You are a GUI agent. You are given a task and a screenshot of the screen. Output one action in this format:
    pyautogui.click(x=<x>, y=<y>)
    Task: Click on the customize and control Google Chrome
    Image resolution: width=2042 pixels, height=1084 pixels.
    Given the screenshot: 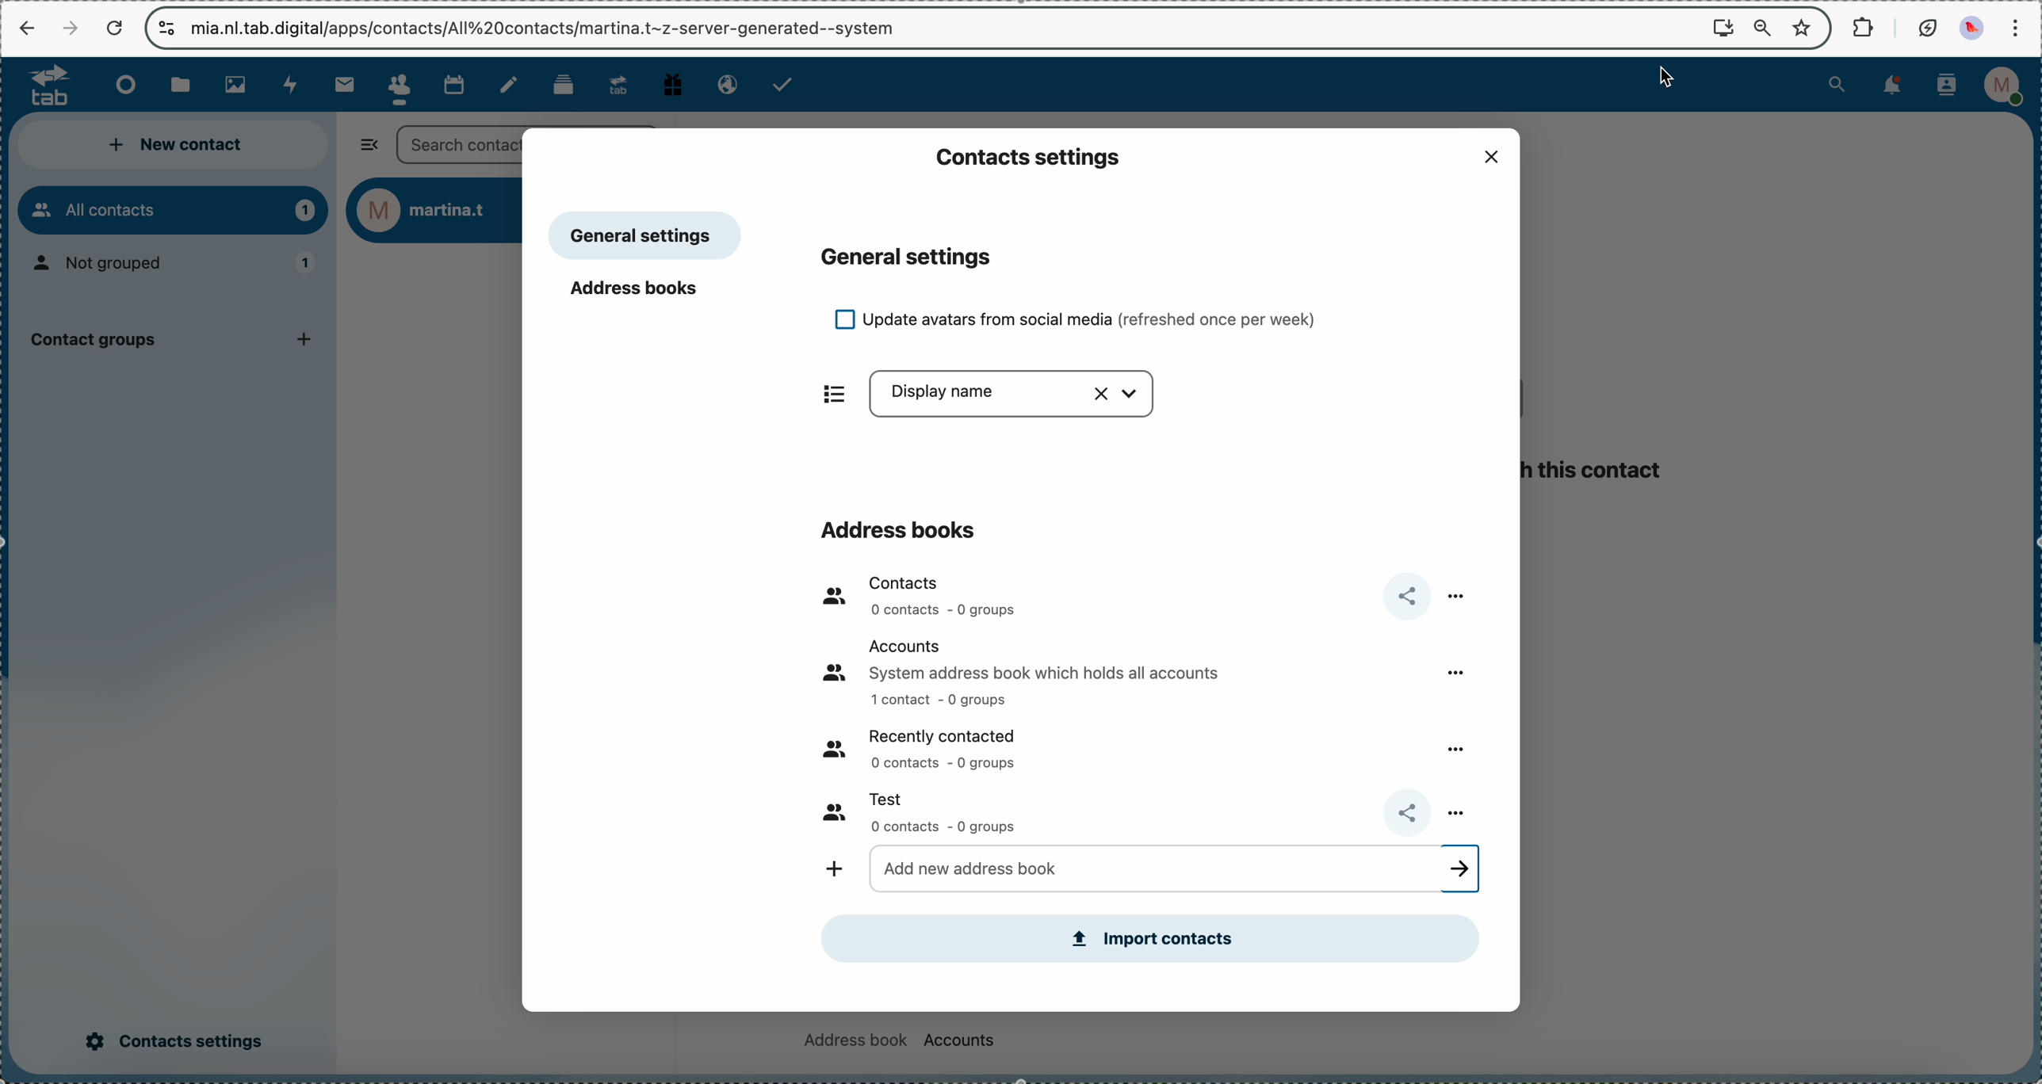 What is the action you would take?
    pyautogui.click(x=2019, y=25)
    